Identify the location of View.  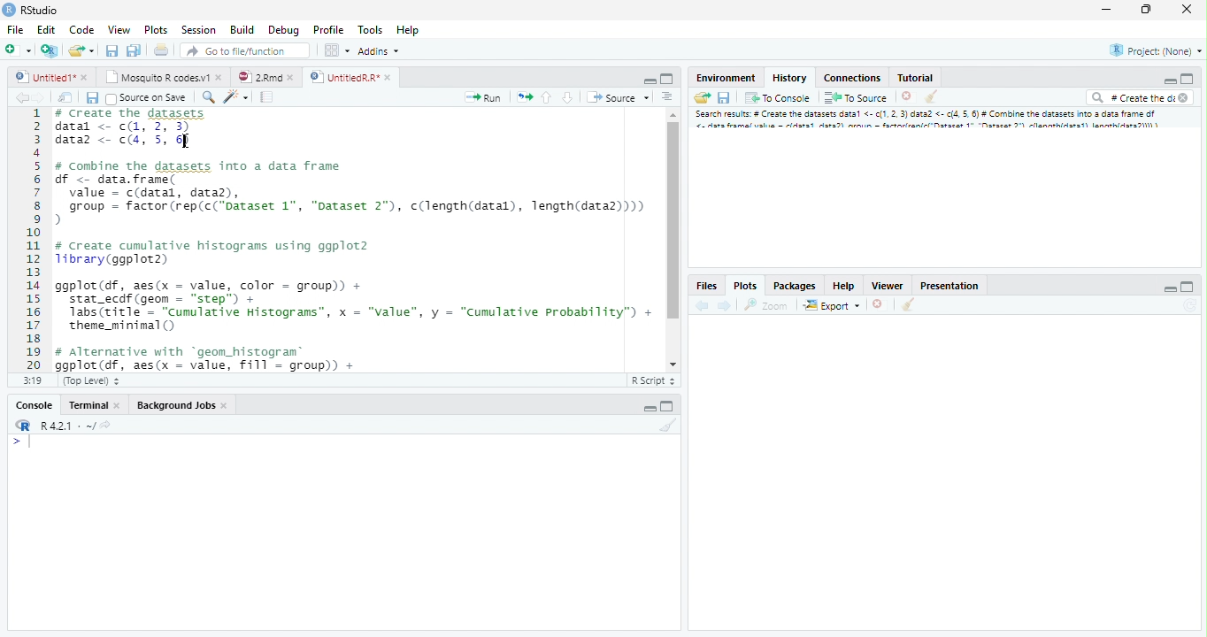
(118, 31).